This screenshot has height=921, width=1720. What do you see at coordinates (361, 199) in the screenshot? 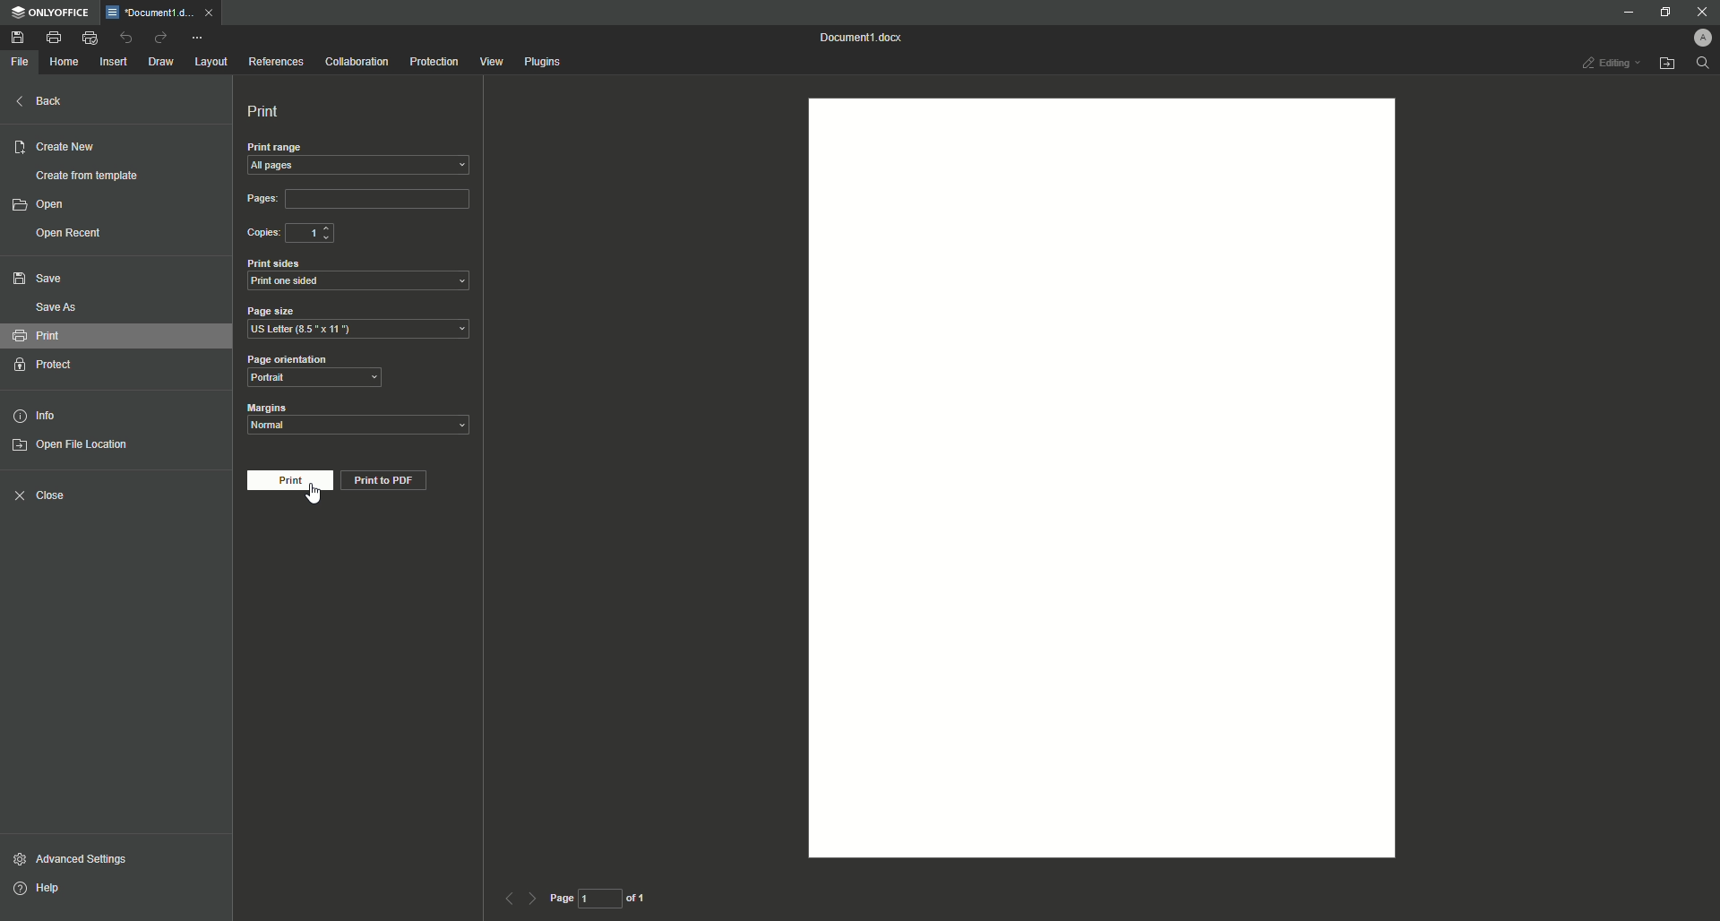
I see `Pages` at bounding box center [361, 199].